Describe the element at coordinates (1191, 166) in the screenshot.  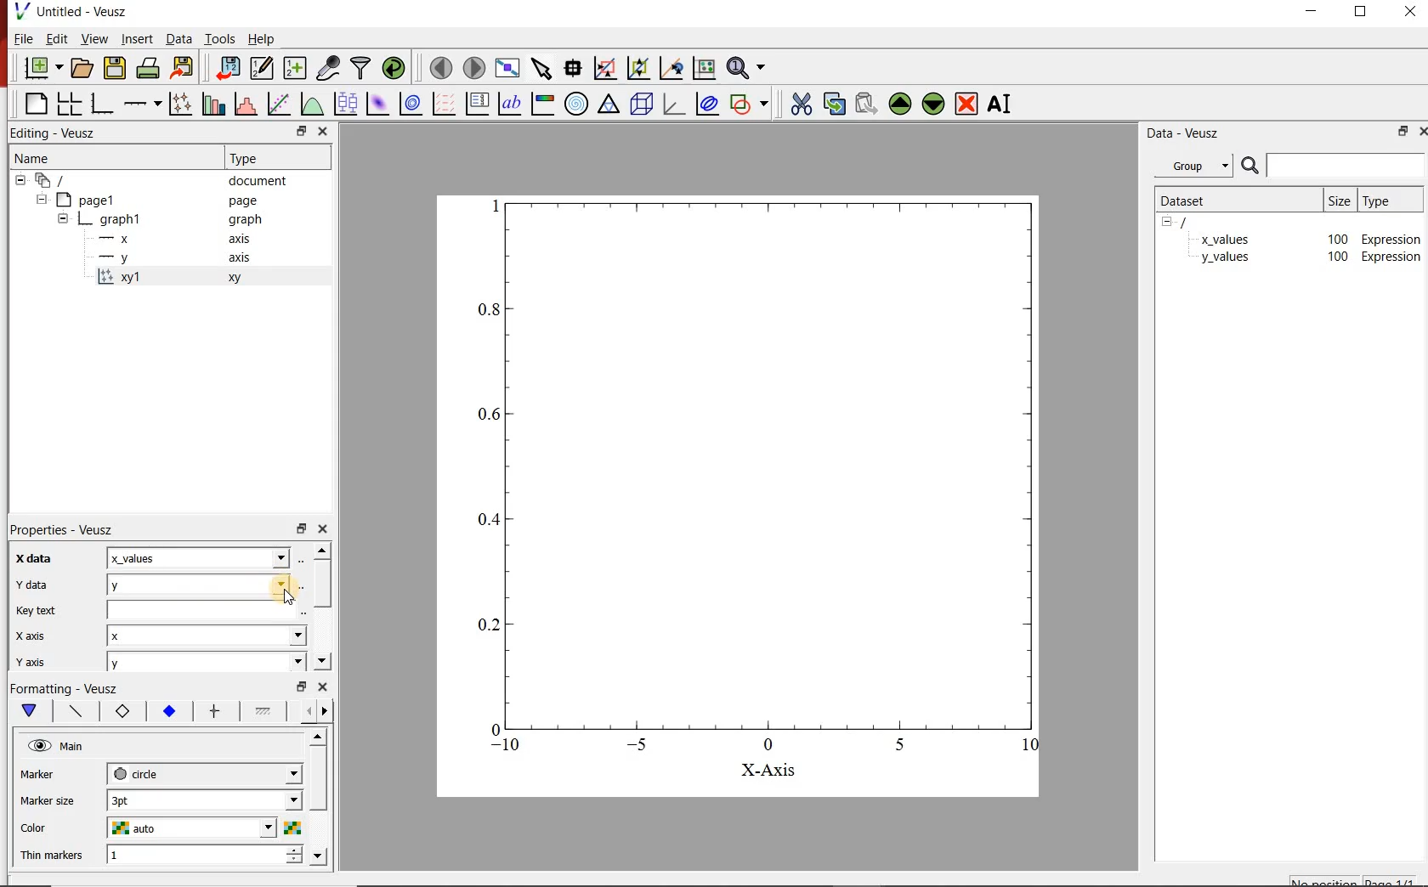
I see `group` at that location.